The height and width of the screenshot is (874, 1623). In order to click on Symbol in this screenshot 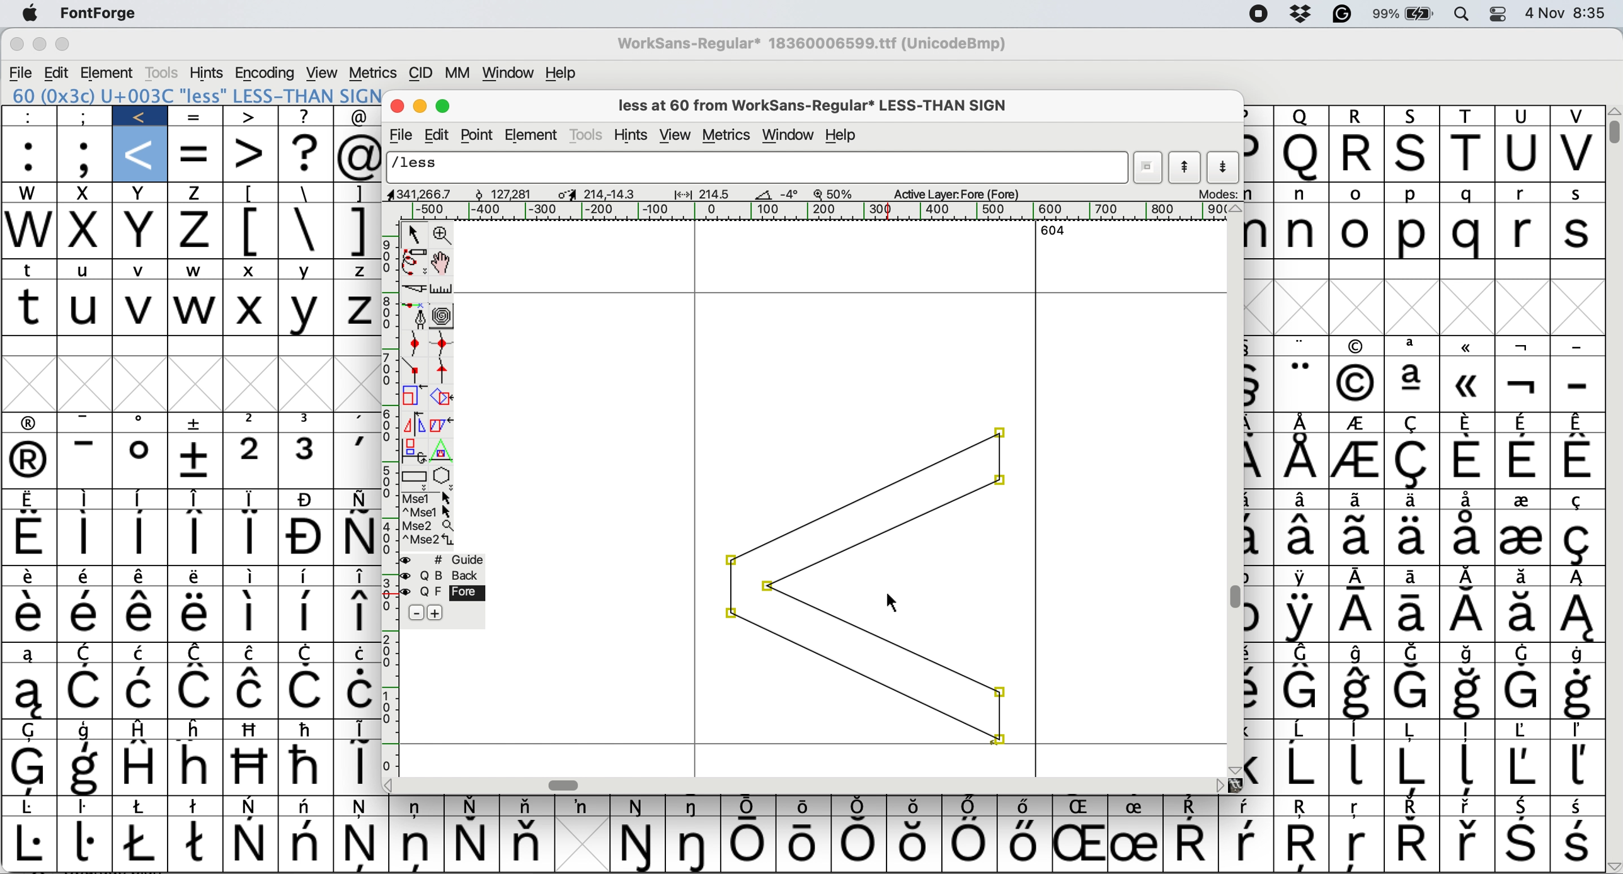, I will do `click(1301, 809)`.